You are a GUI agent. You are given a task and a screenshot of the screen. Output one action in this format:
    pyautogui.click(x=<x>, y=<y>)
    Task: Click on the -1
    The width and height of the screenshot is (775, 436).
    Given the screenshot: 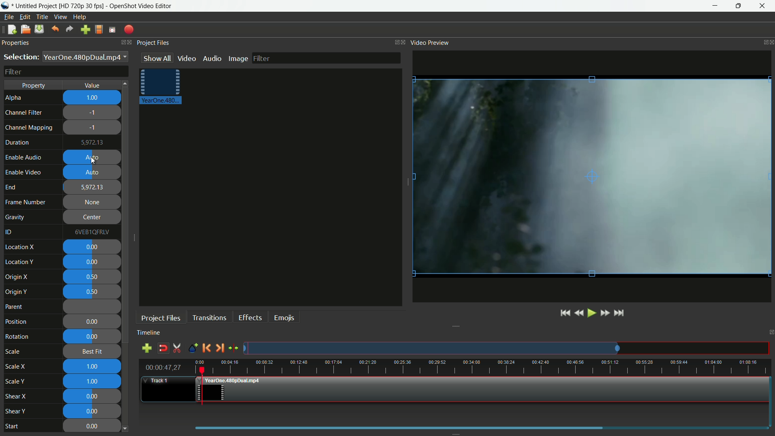 What is the action you would take?
    pyautogui.click(x=94, y=113)
    